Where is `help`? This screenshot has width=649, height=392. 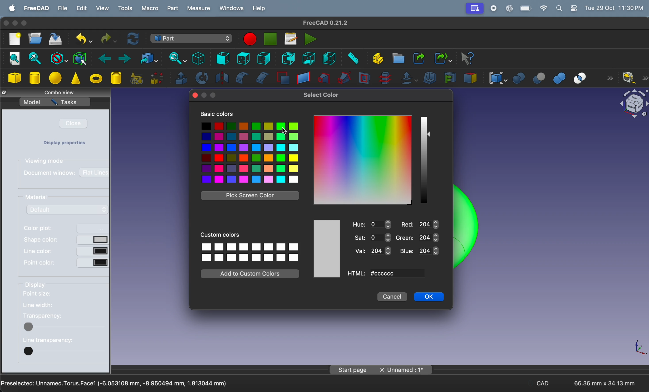
help is located at coordinates (260, 8).